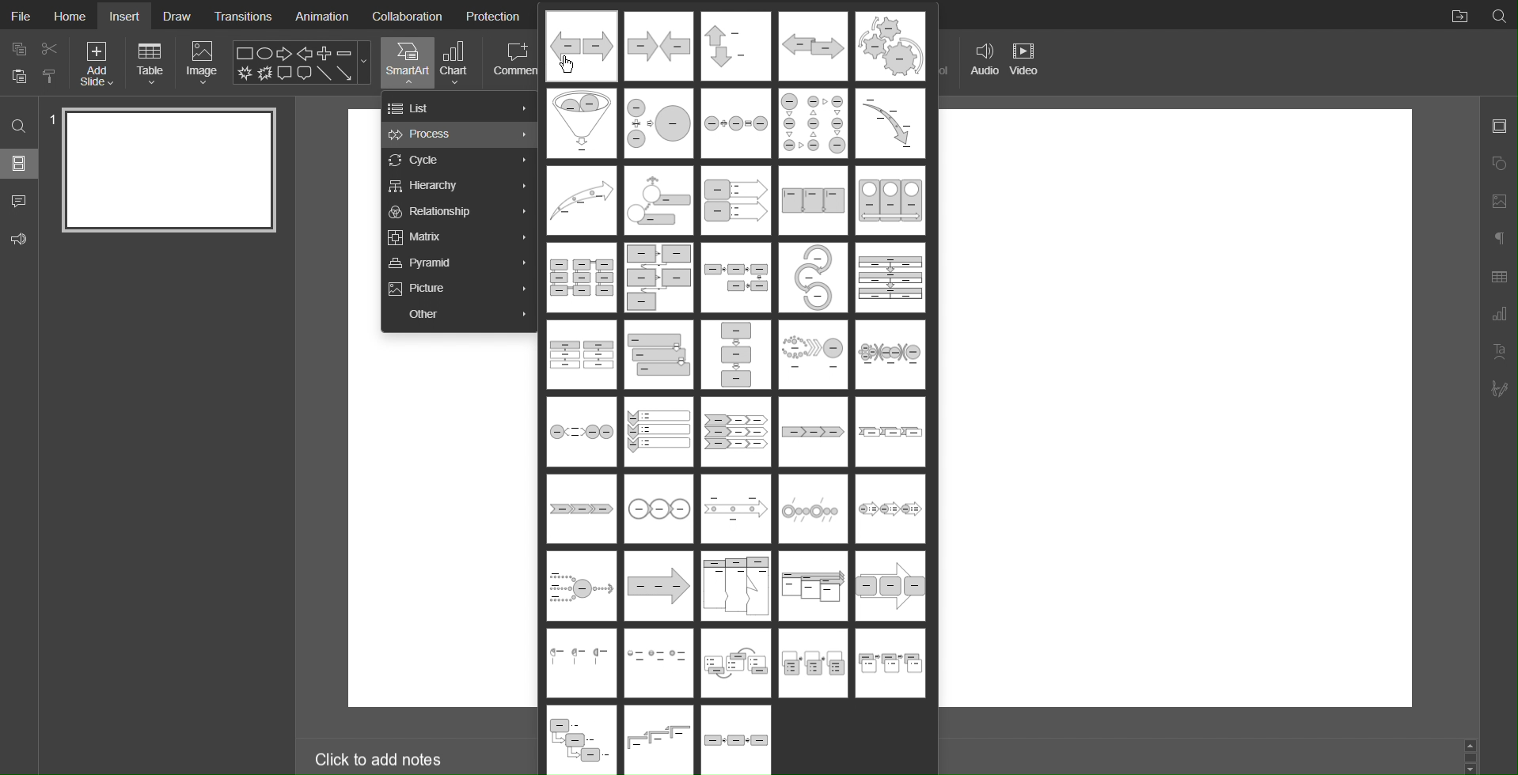  Describe the element at coordinates (734, 45) in the screenshot. I see `Process Template 3` at that location.